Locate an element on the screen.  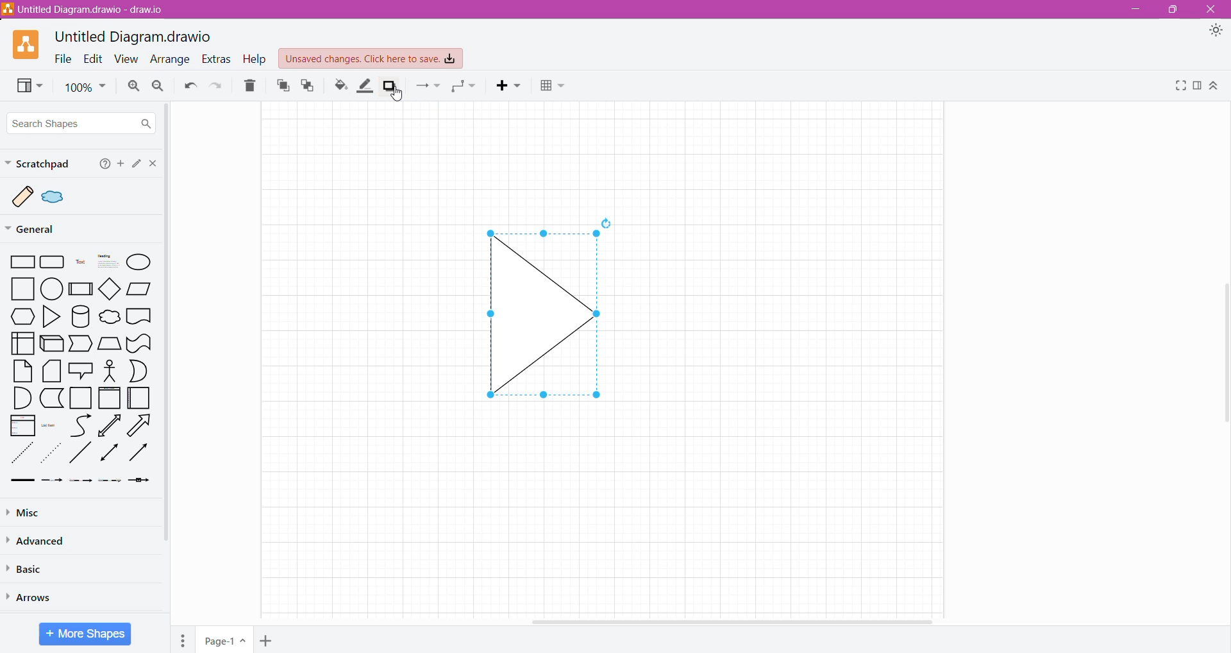
Add Page is located at coordinates (267, 639).